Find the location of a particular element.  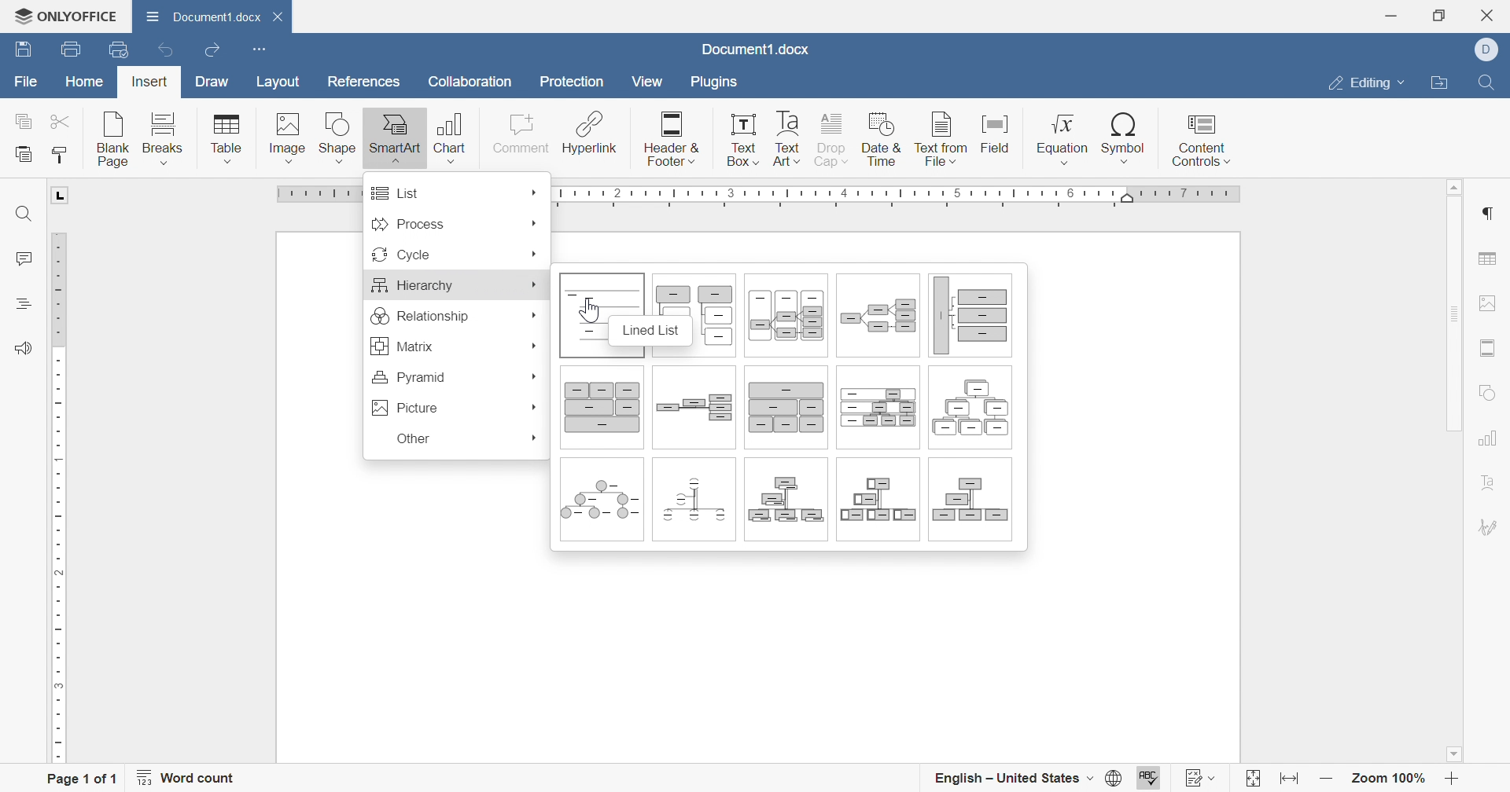

Text from file is located at coordinates (942, 141).